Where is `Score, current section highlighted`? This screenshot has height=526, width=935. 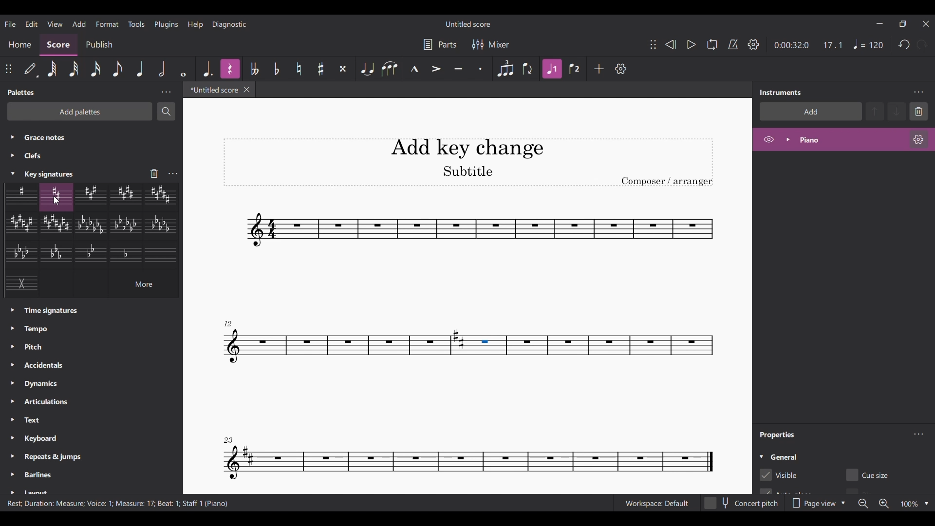 Score, current section highlighted is located at coordinates (59, 45).